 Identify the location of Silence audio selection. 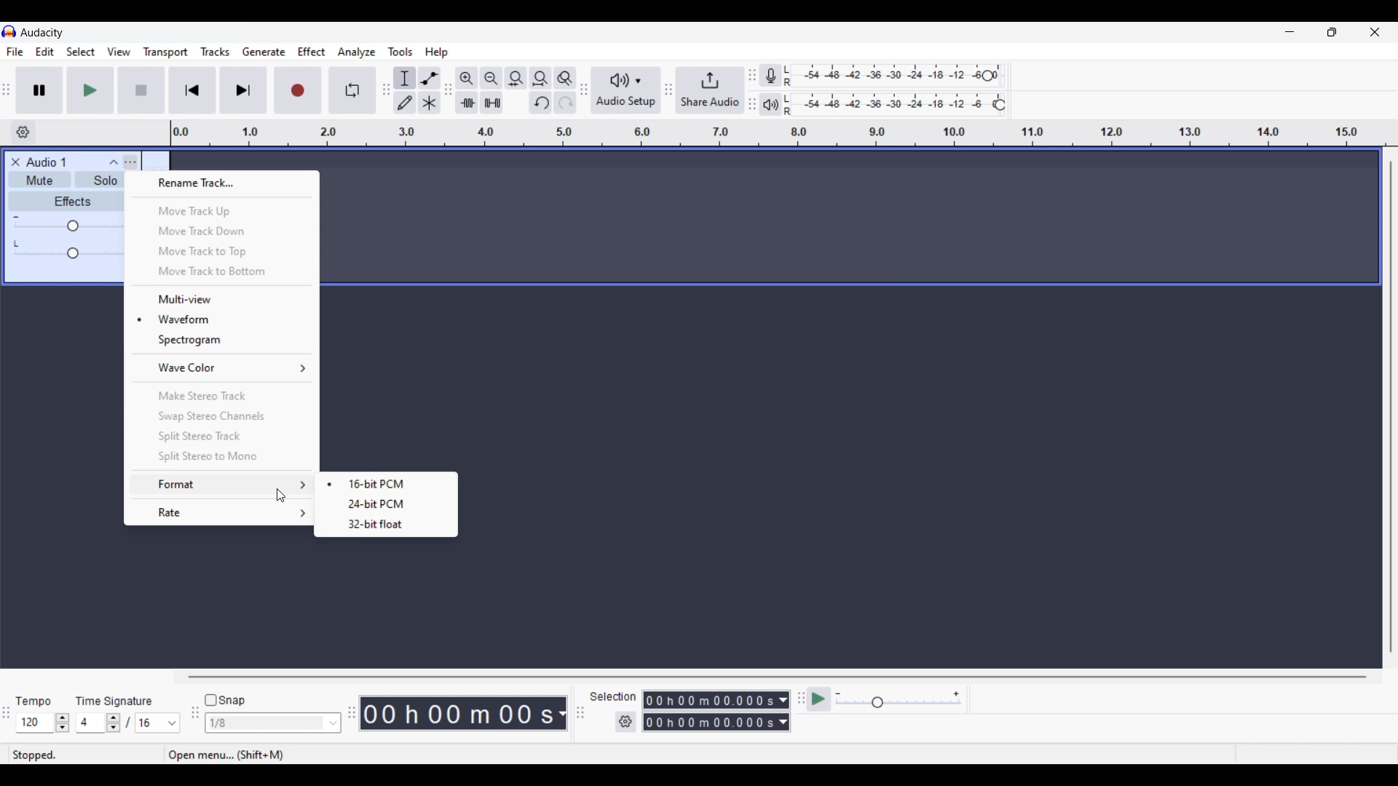
(491, 103).